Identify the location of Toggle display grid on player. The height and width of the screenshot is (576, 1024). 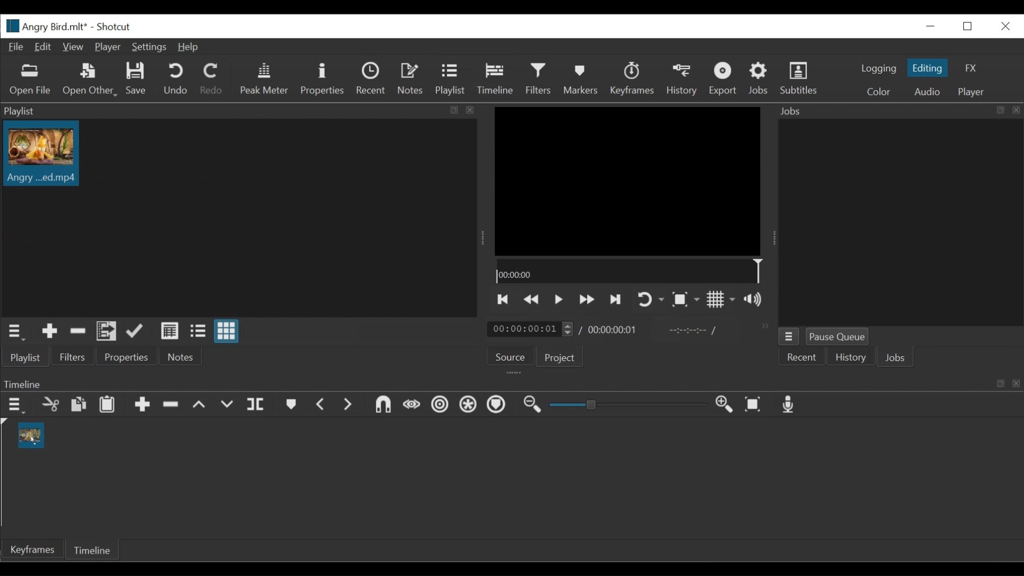
(722, 300).